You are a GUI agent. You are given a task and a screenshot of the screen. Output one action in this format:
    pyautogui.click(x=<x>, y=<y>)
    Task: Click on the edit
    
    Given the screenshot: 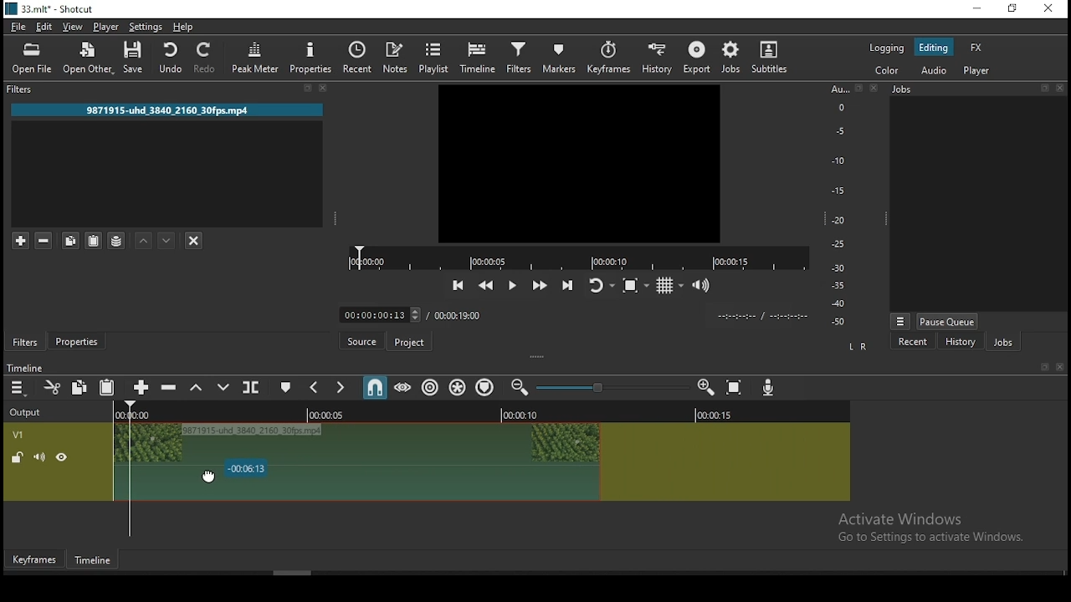 What is the action you would take?
    pyautogui.click(x=45, y=27)
    